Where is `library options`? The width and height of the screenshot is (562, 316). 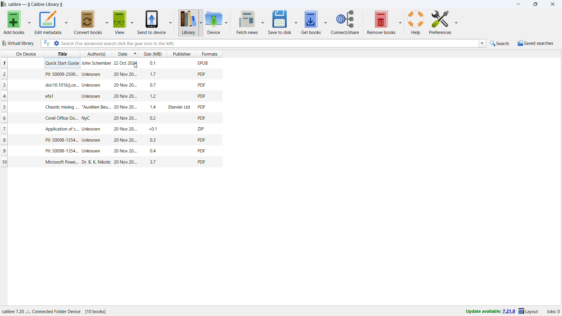
library options is located at coordinates (201, 23).